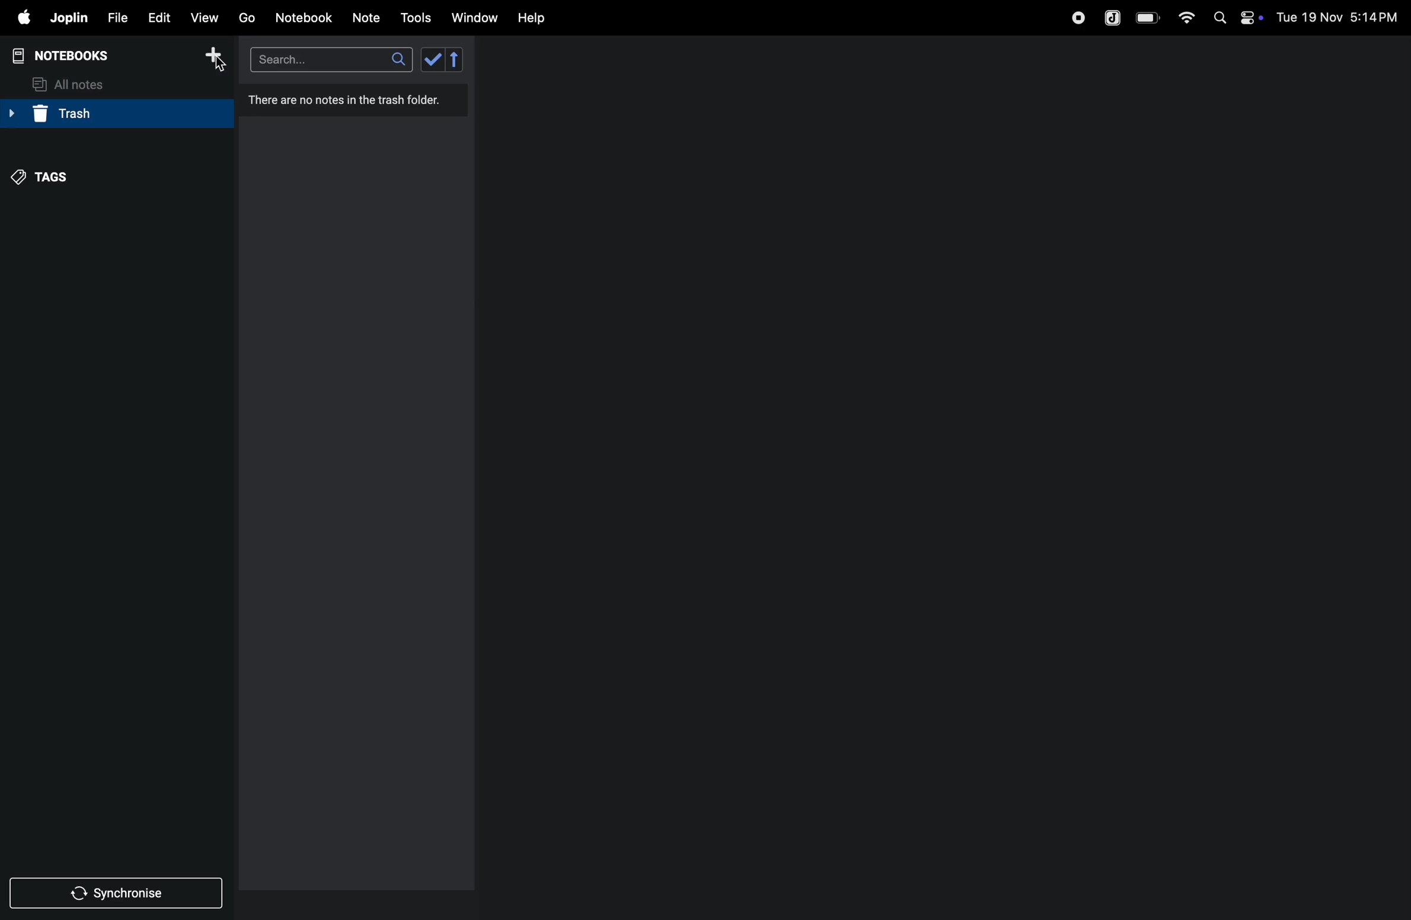 This screenshot has width=1411, height=920. Describe the element at coordinates (1235, 16) in the screenshot. I see `apple widgets` at that location.